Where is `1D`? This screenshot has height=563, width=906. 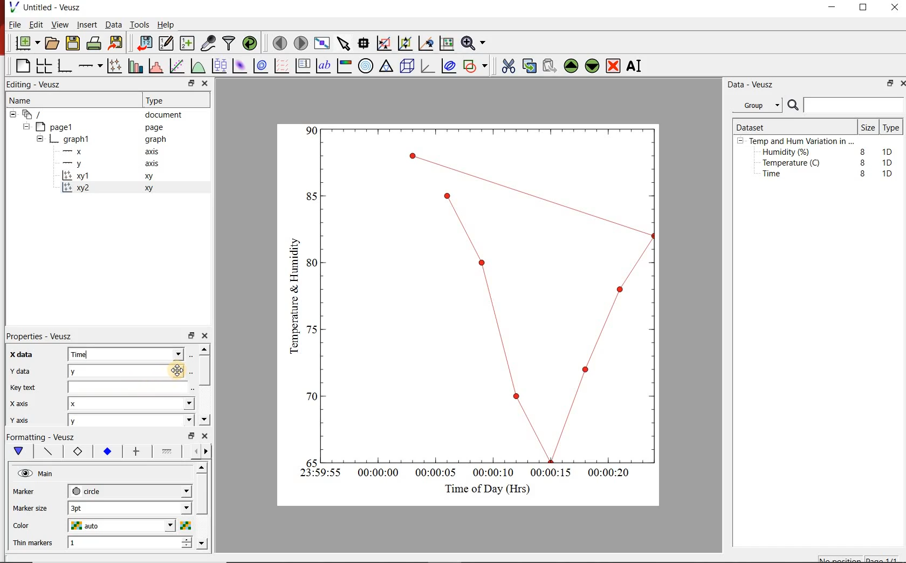
1D is located at coordinates (890, 162).